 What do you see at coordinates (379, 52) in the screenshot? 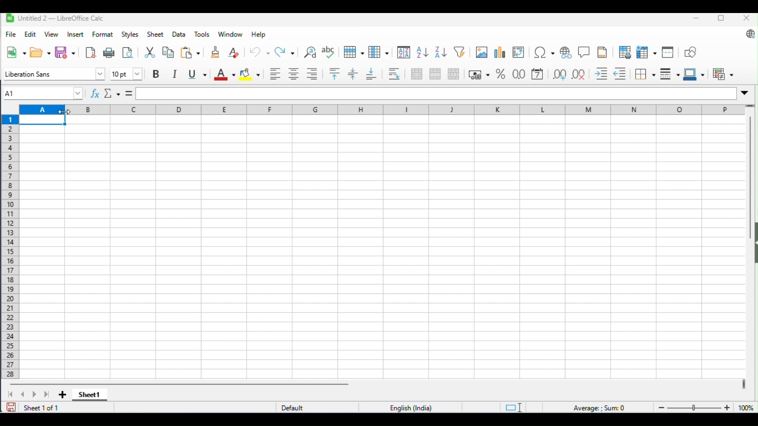
I see `column` at bounding box center [379, 52].